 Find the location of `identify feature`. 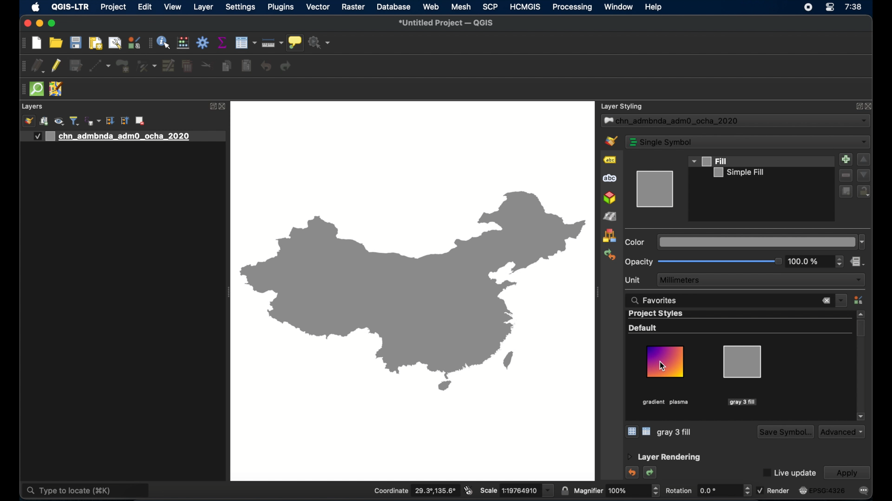

identify feature is located at coordinates (164, 42).